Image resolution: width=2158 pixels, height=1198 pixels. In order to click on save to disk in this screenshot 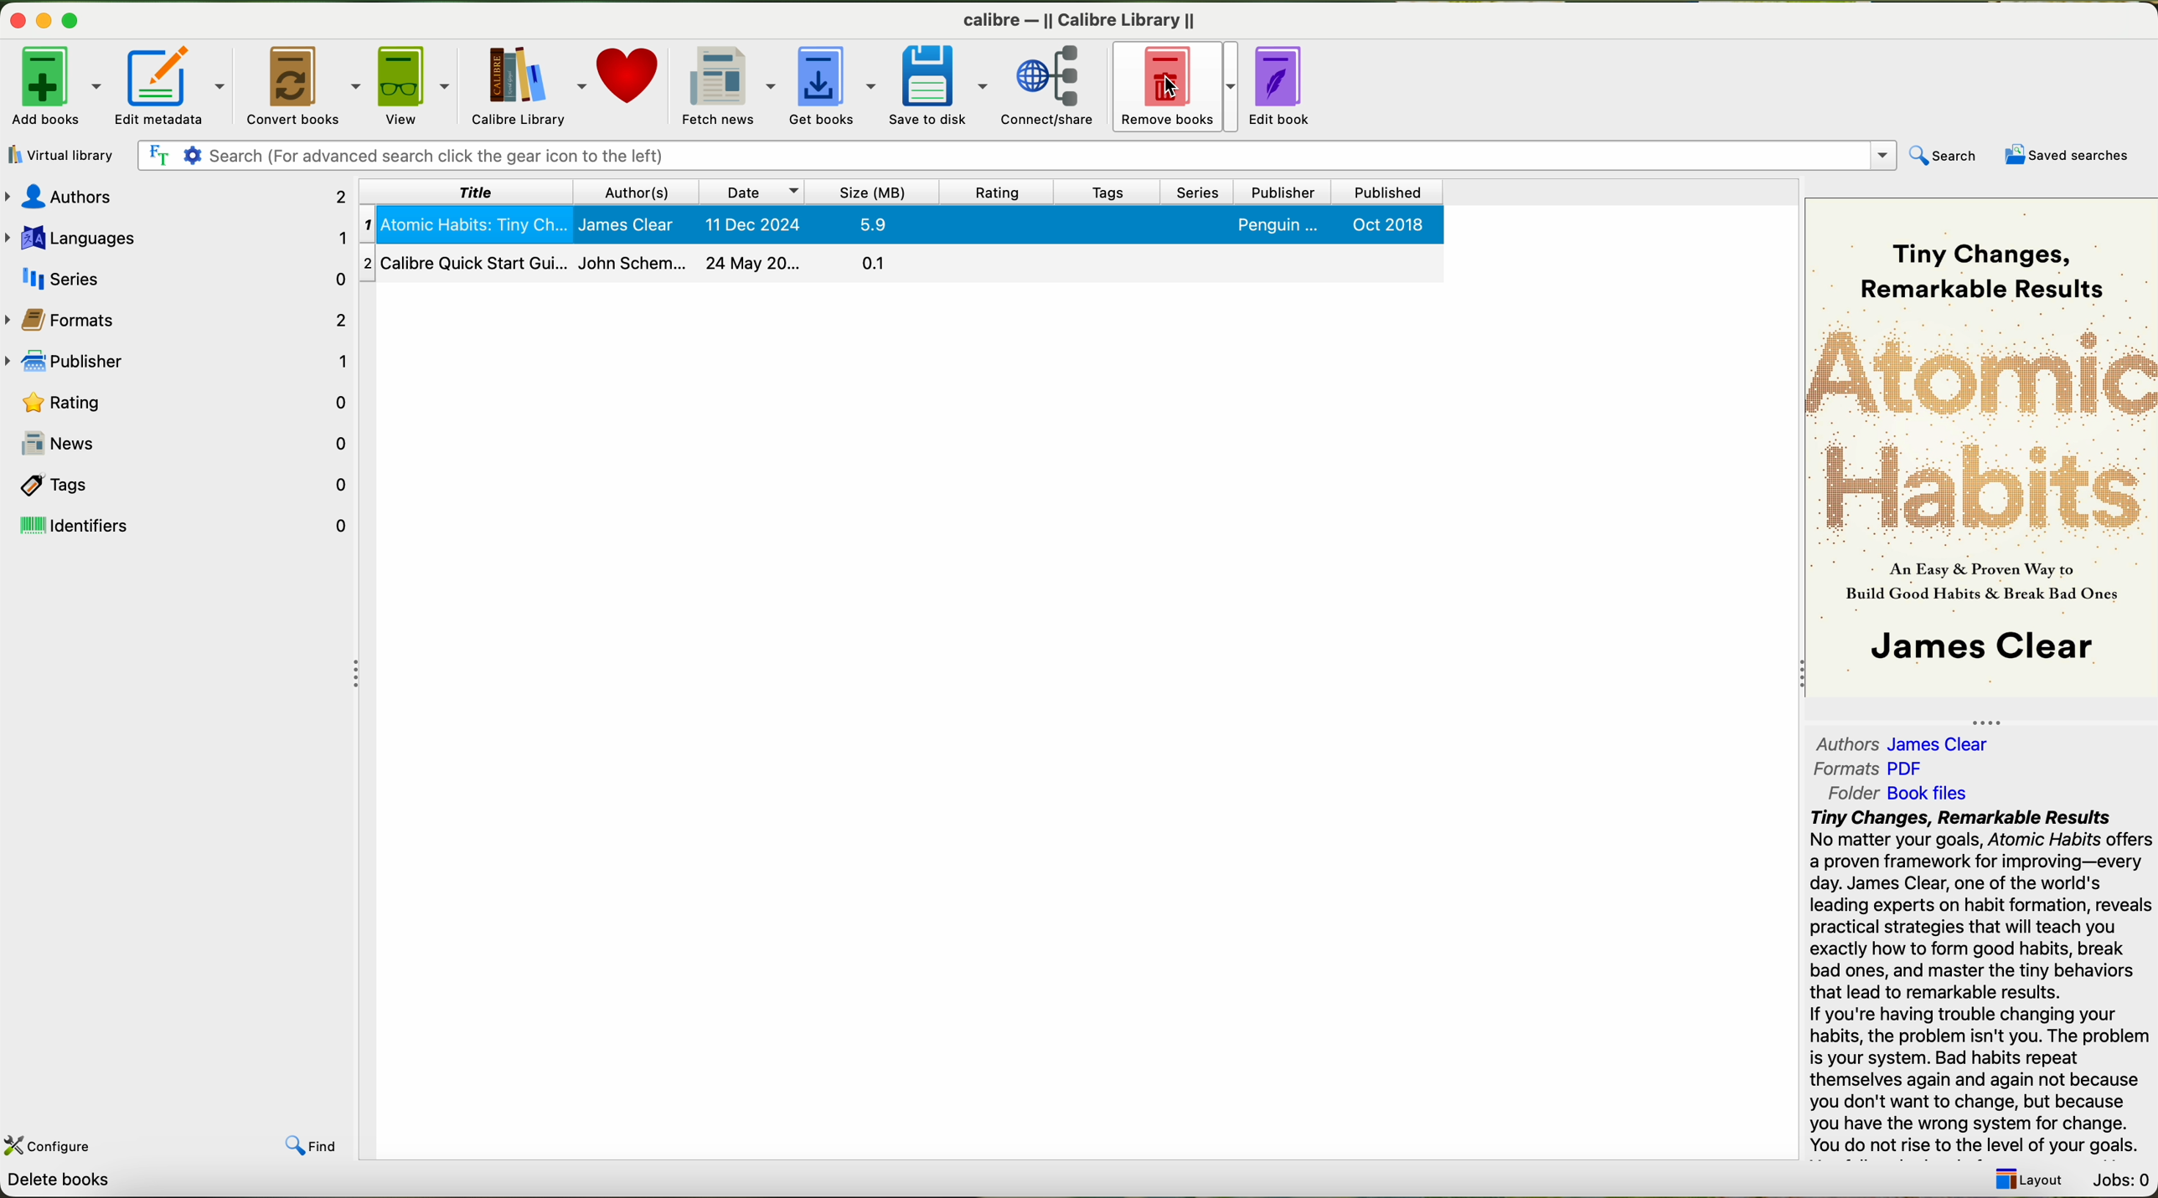, I will do `click(937, 85)`.